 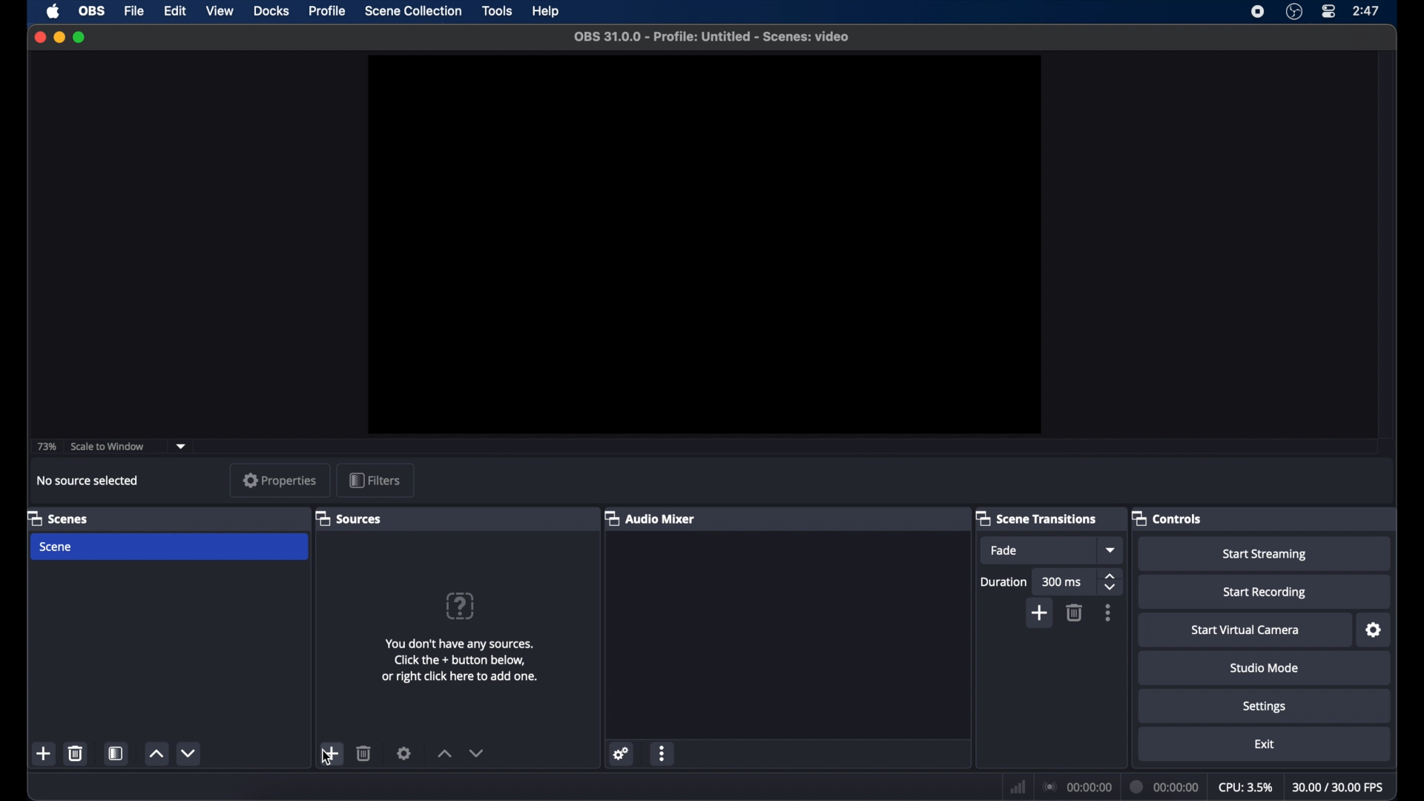 I want to click on file name, so click(x=712, y=37).